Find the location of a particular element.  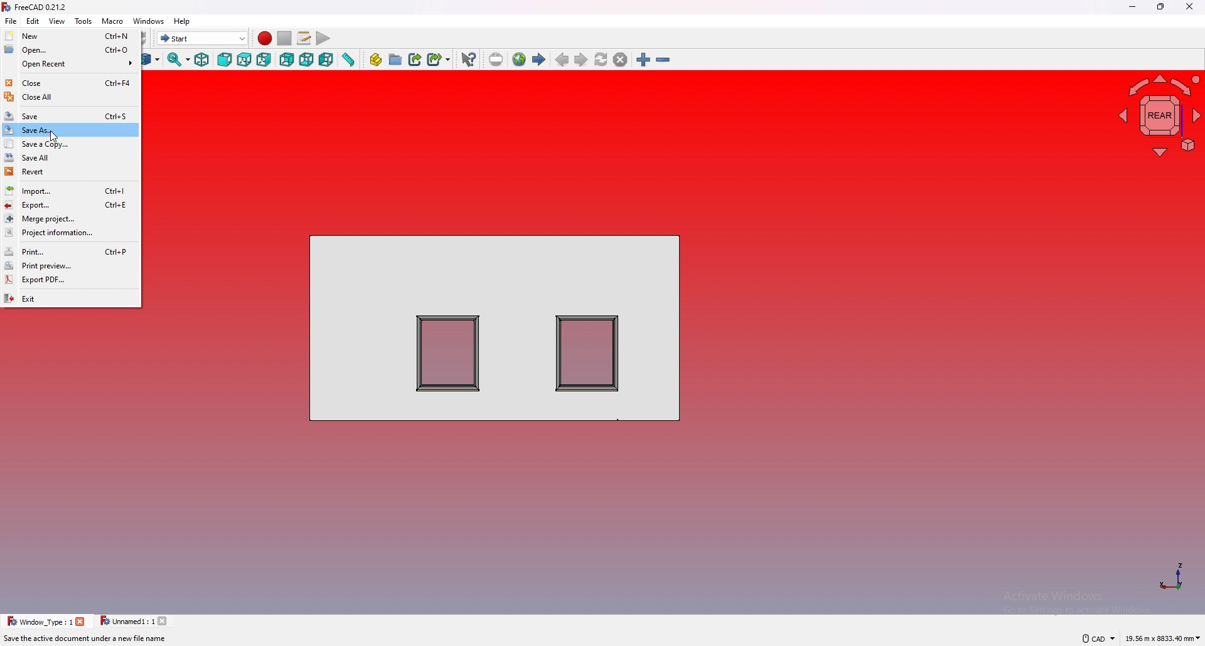

zoom in is located at coordinates (643, 60).